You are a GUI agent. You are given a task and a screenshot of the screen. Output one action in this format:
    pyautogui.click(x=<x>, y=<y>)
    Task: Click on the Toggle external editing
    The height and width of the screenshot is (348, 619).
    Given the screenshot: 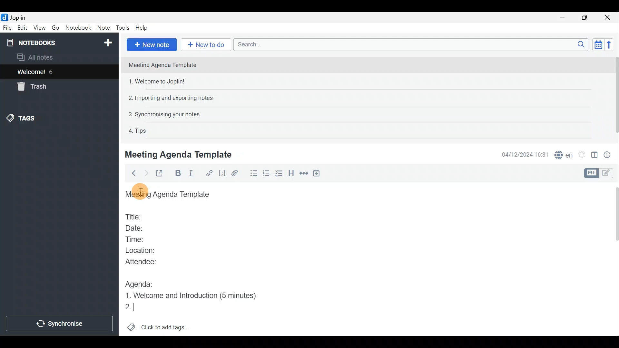 What is the action you would take?
    pyautogui.click(x=161, y=174)
    